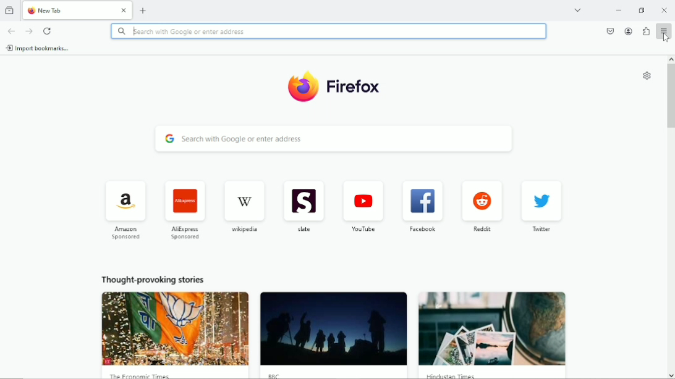  Describe the element at coordinates (671, 59) in the screenshot. I see `scroll up` at that location.